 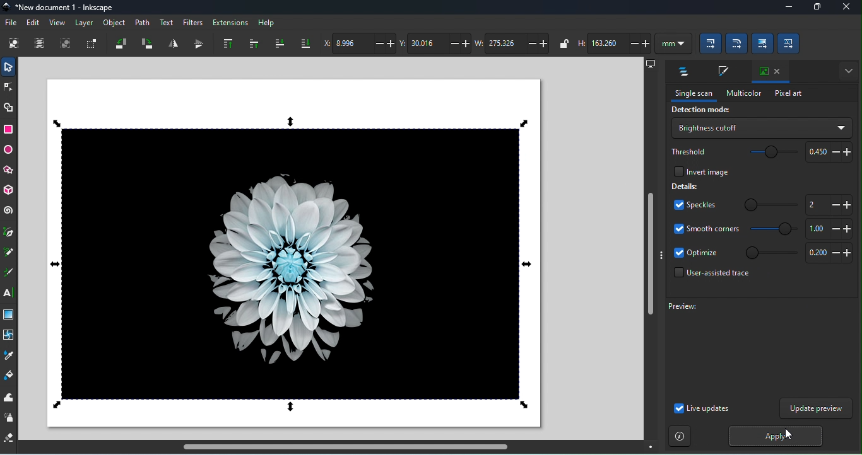 I want to click on toggle panel, so click(x=661, y=255).